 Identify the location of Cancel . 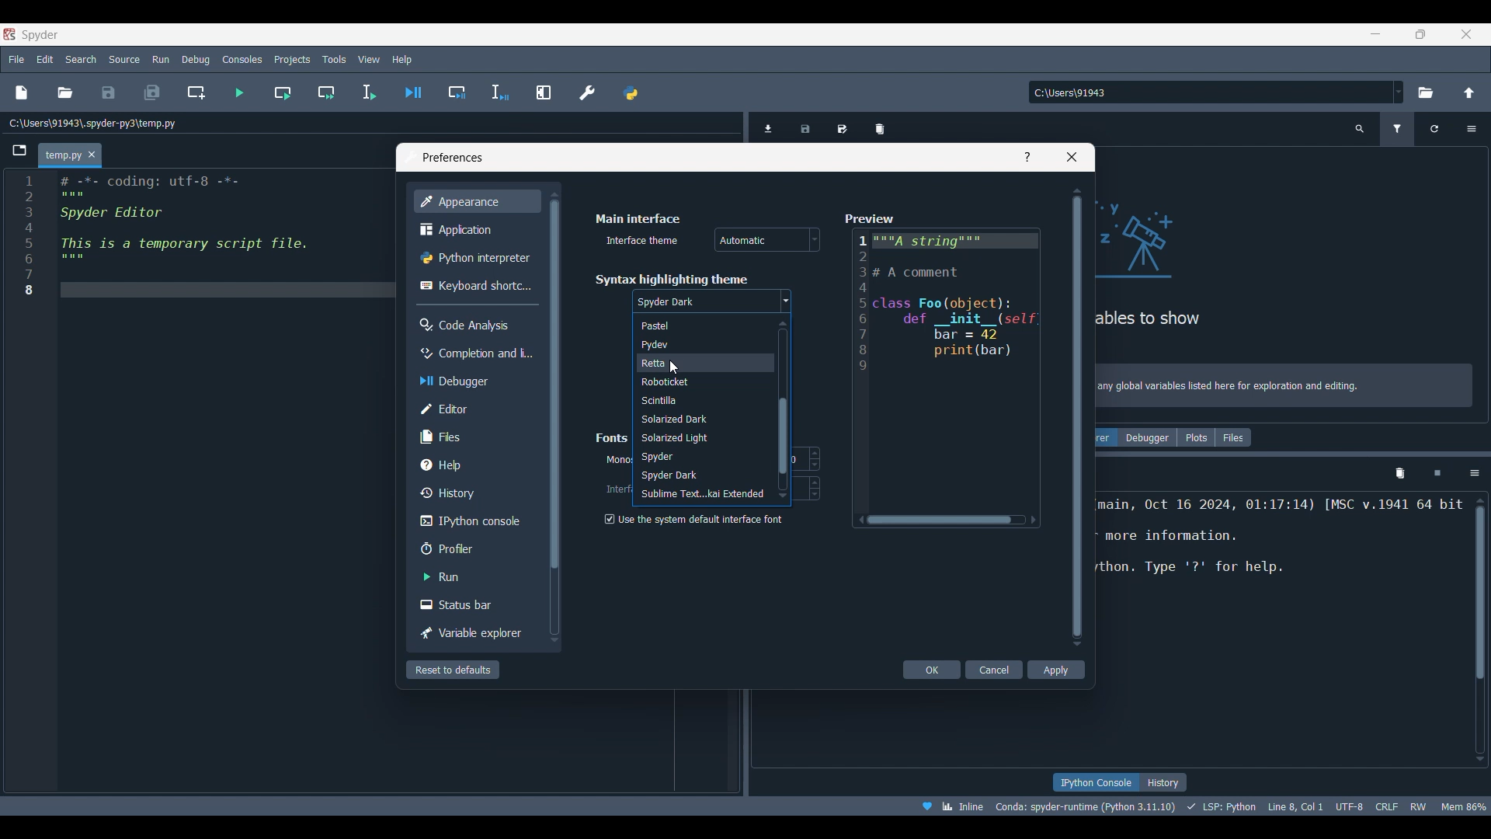
(996, 670).